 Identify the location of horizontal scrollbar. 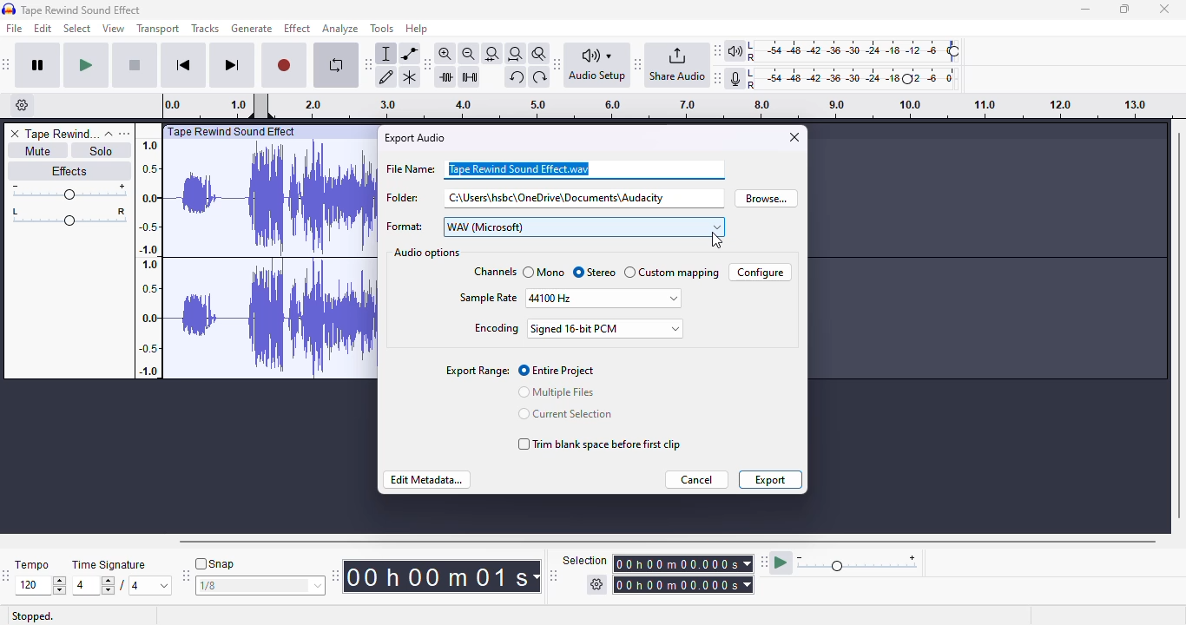
(668, 542).